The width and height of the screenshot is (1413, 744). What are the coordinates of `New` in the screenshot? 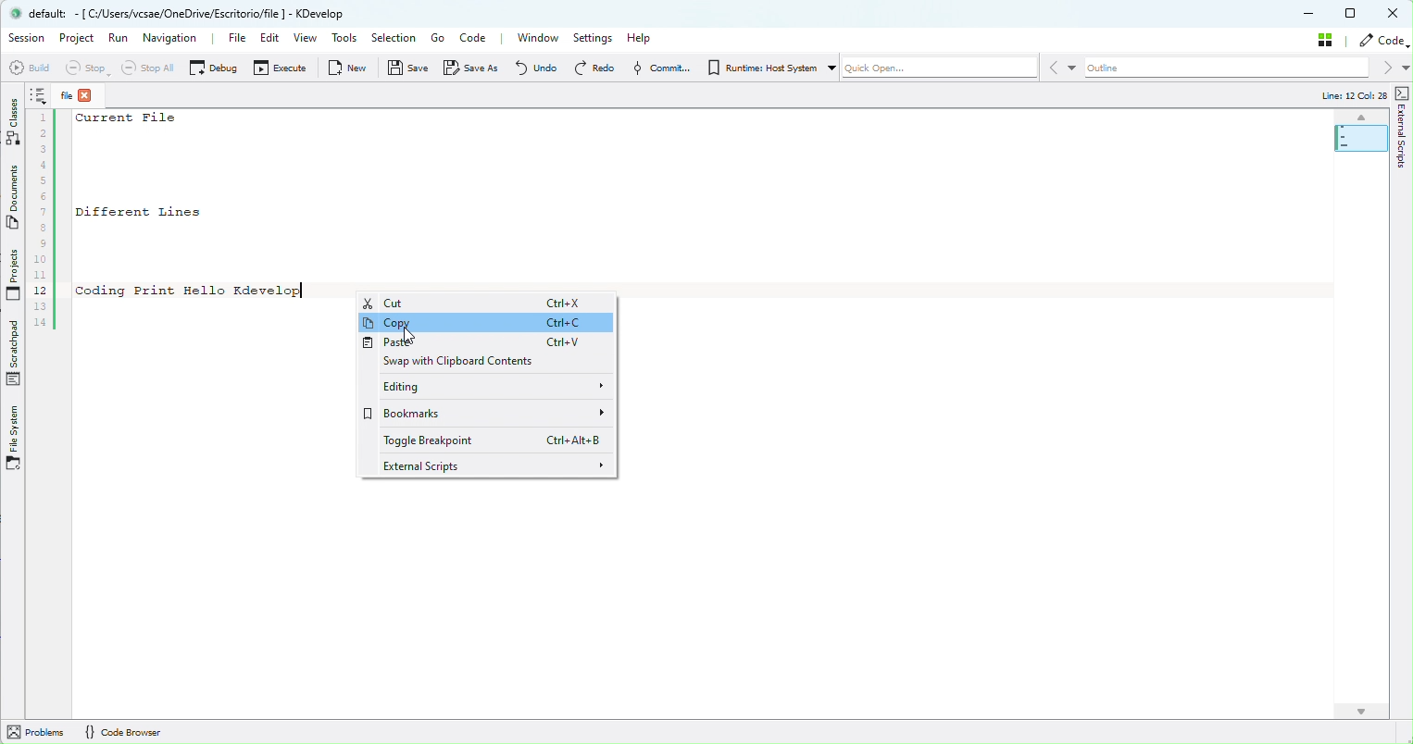 It's located at (347, 70).